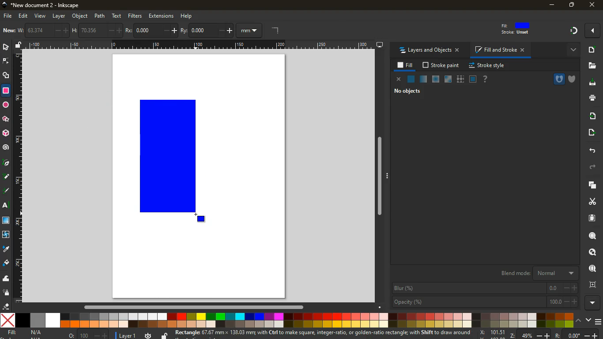 Image resolution: width=603 pixels, height=339 pixels. What do you see at coordinates (590, 218) in the screenshot?
I see `paper` at bounding box center [590, 218].